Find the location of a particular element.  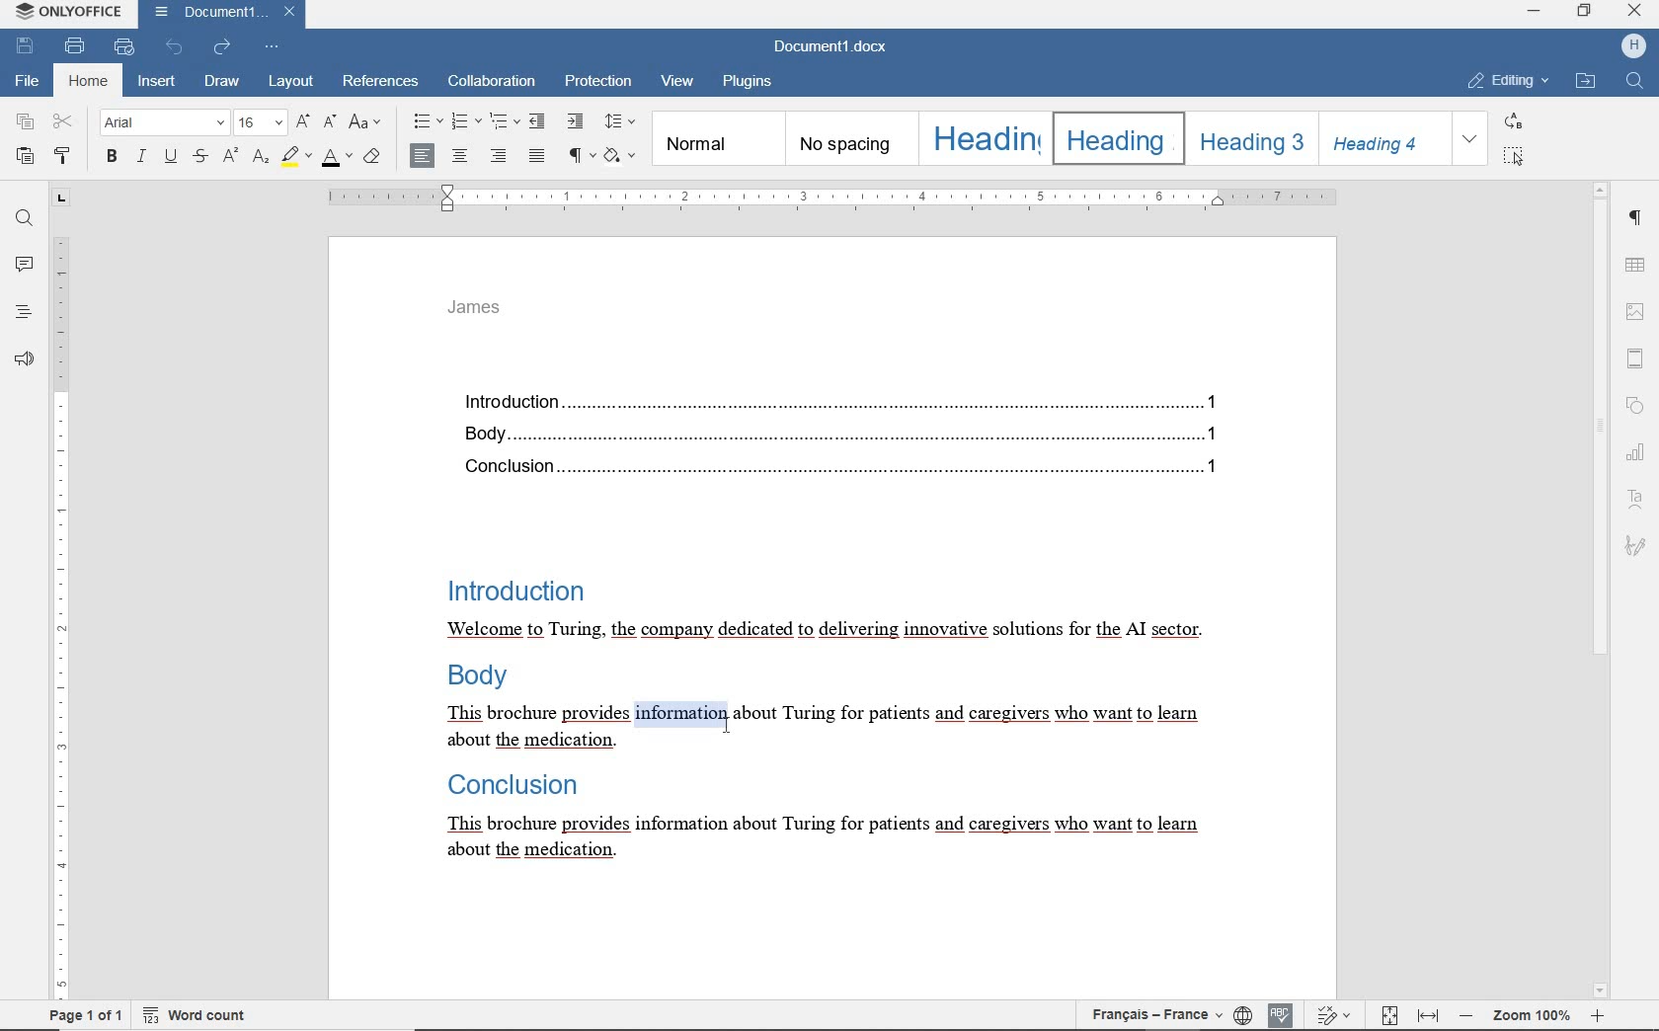

HEADING 4 is located at coordinates (1382, 138).